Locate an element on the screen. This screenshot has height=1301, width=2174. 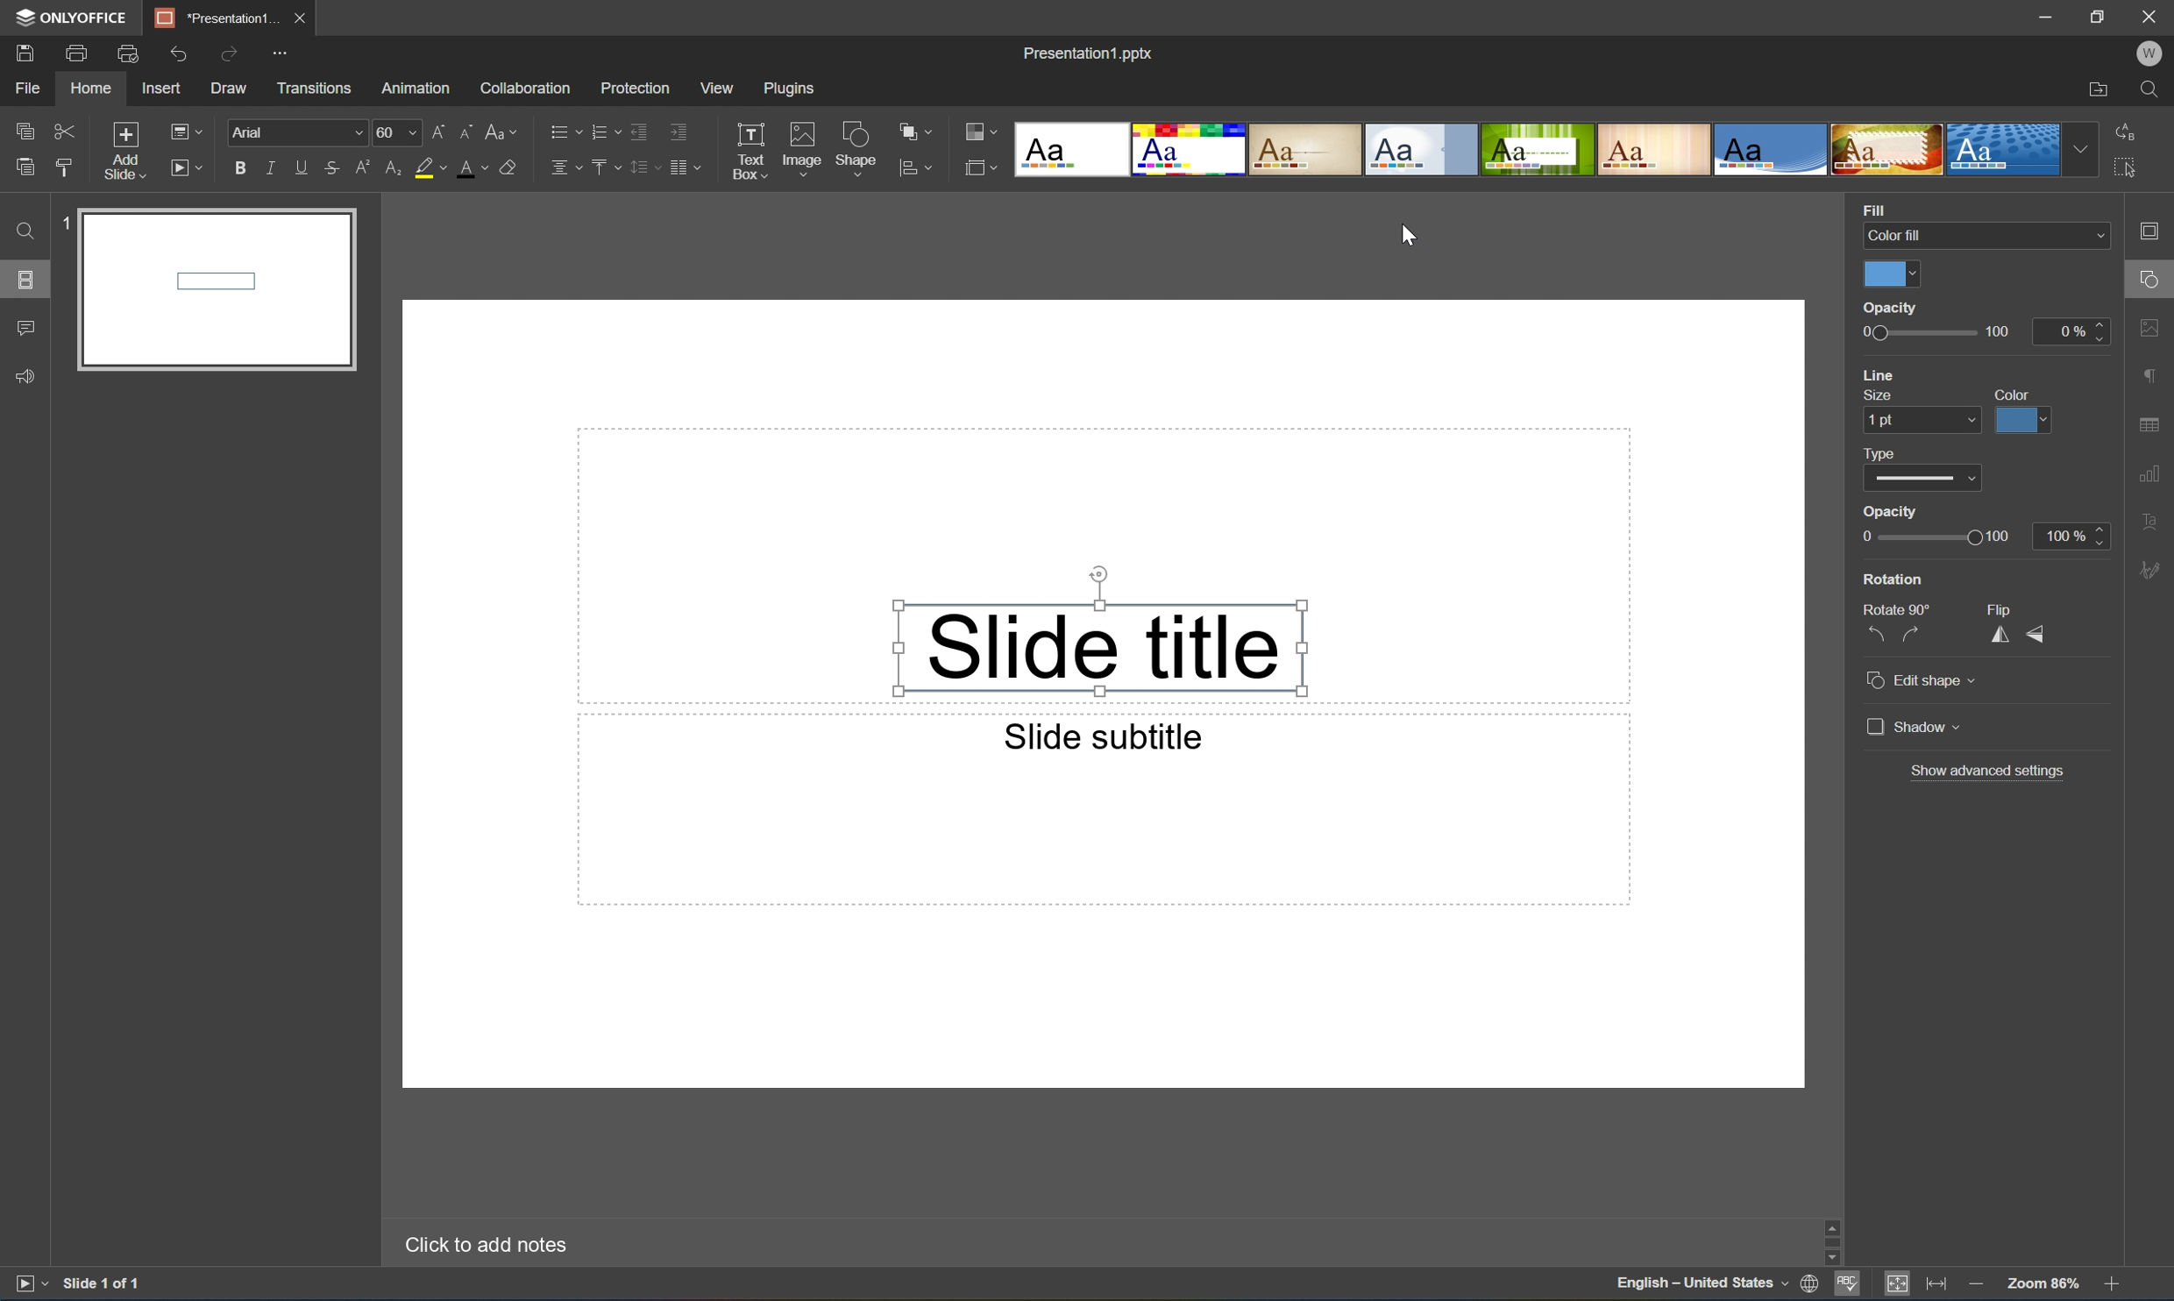
Set document language is located at coordinates (1808, 1285).